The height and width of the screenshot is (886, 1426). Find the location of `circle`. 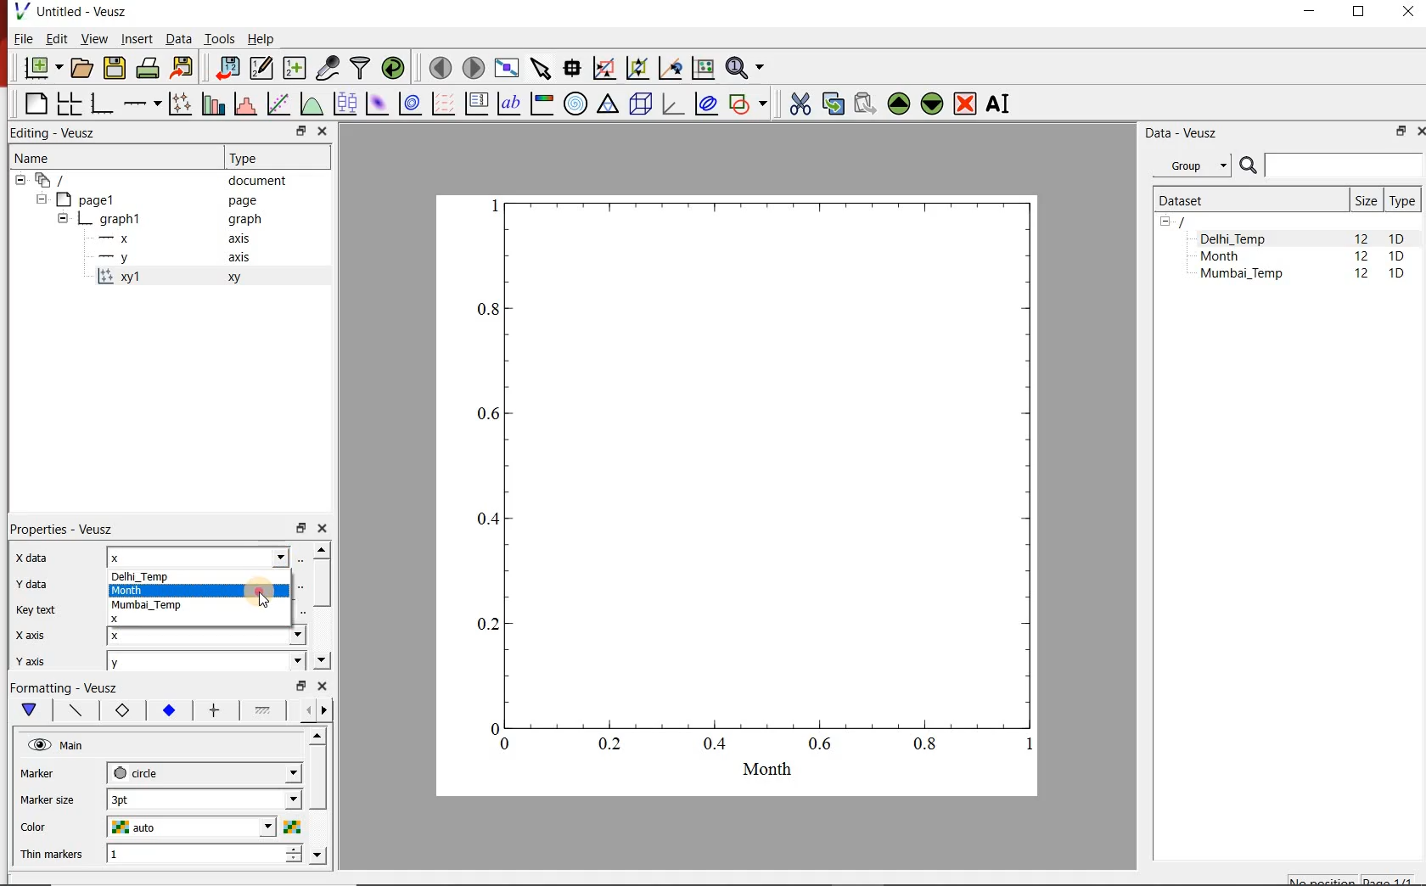

circle is located at coordinates (205, 773).